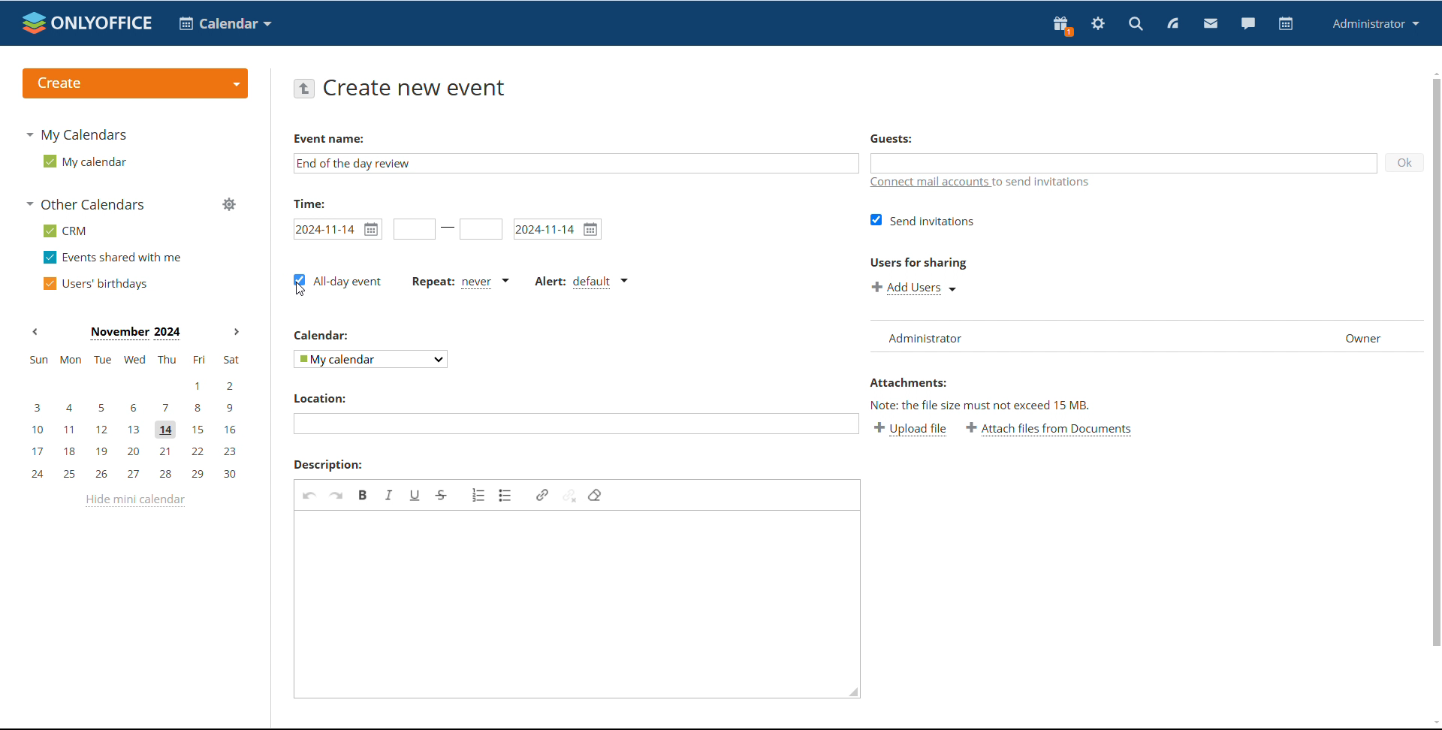  I want to click on other calendars, so click(87, 204).